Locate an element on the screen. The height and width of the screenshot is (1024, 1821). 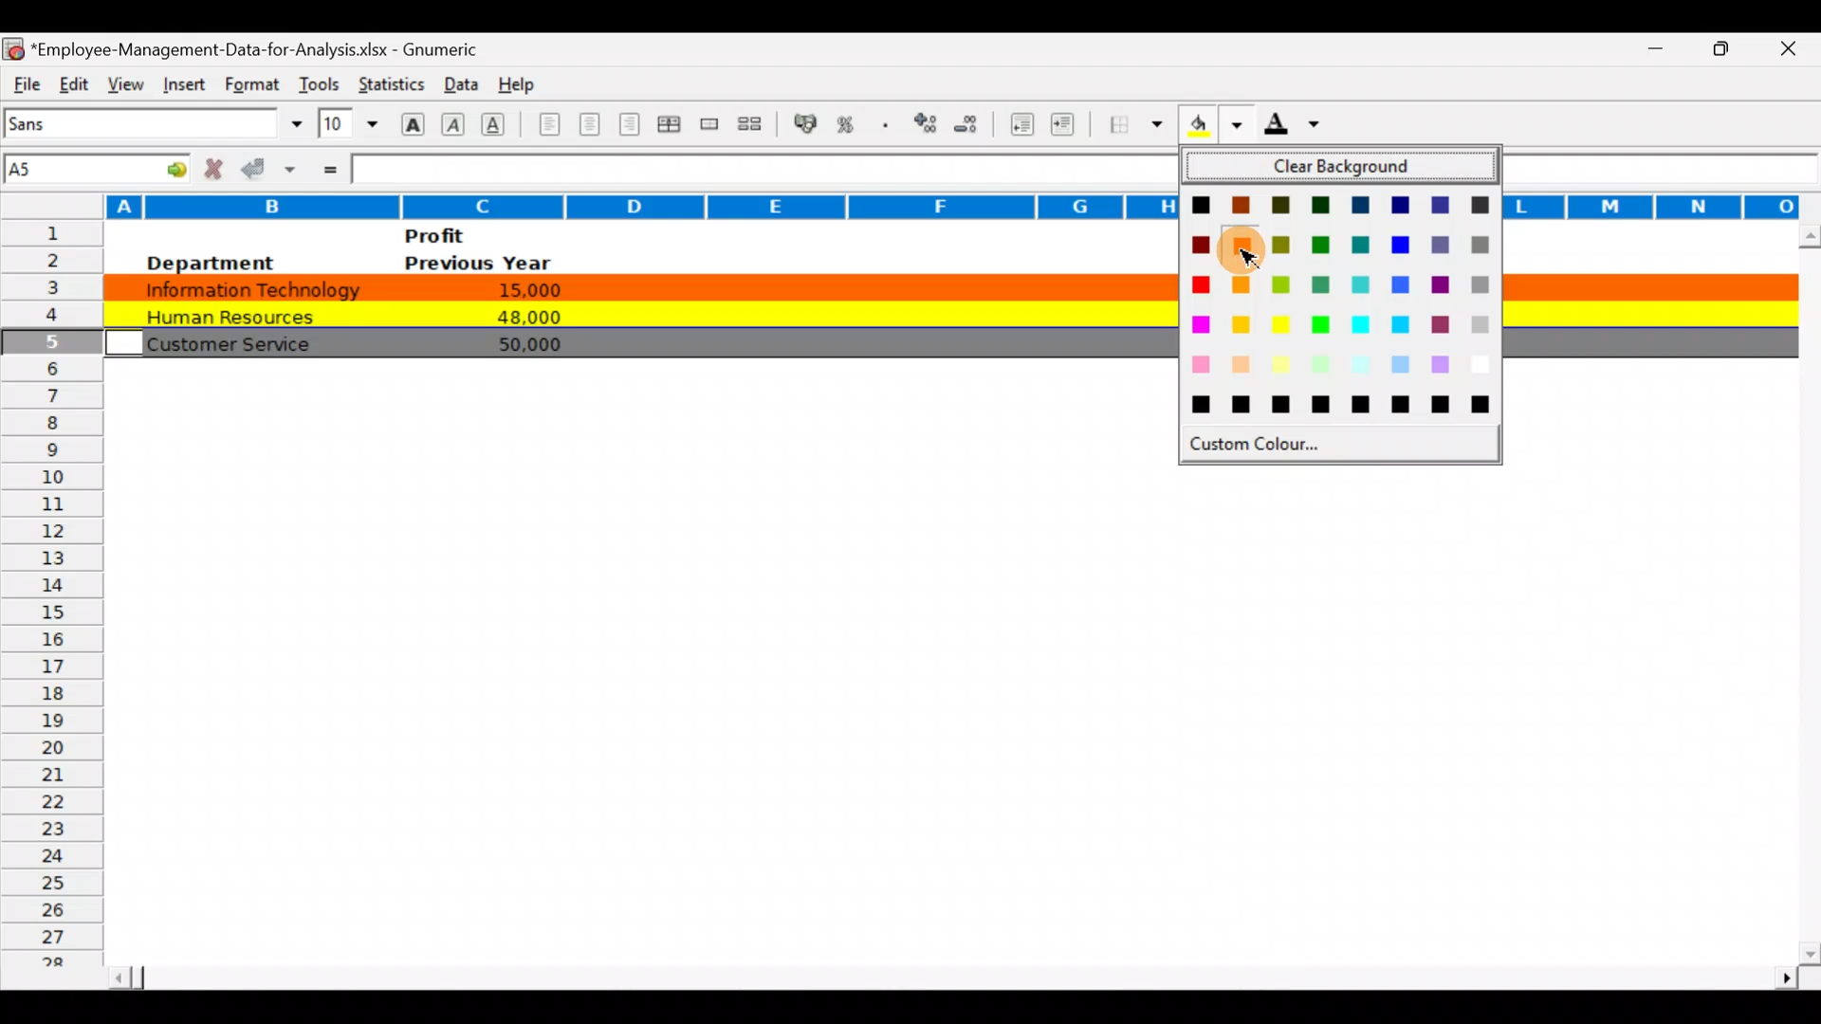
Foreground is located at coordinates (1298, 130).